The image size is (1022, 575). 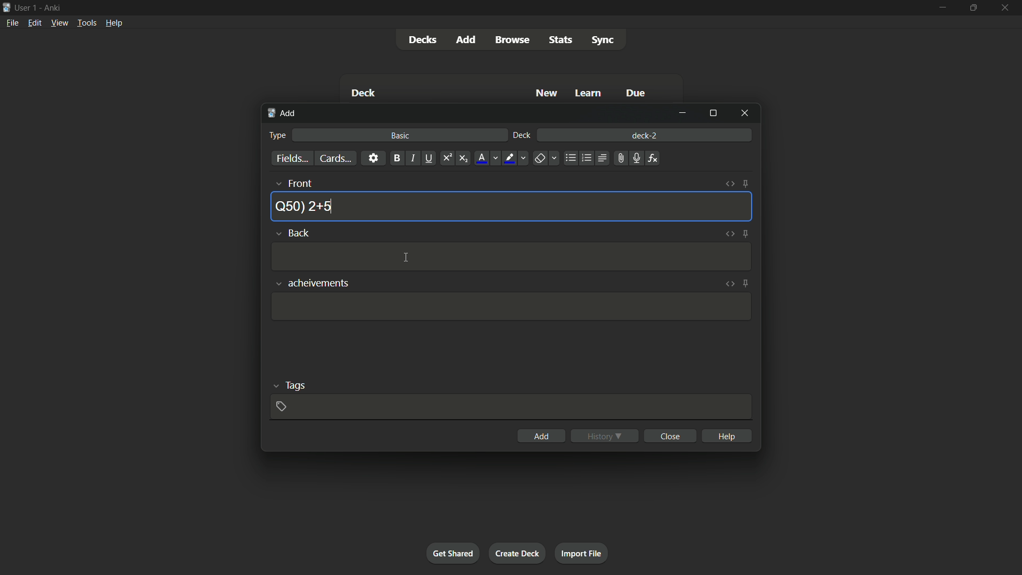 I want to click on minimize, so click(x=682, y=113).